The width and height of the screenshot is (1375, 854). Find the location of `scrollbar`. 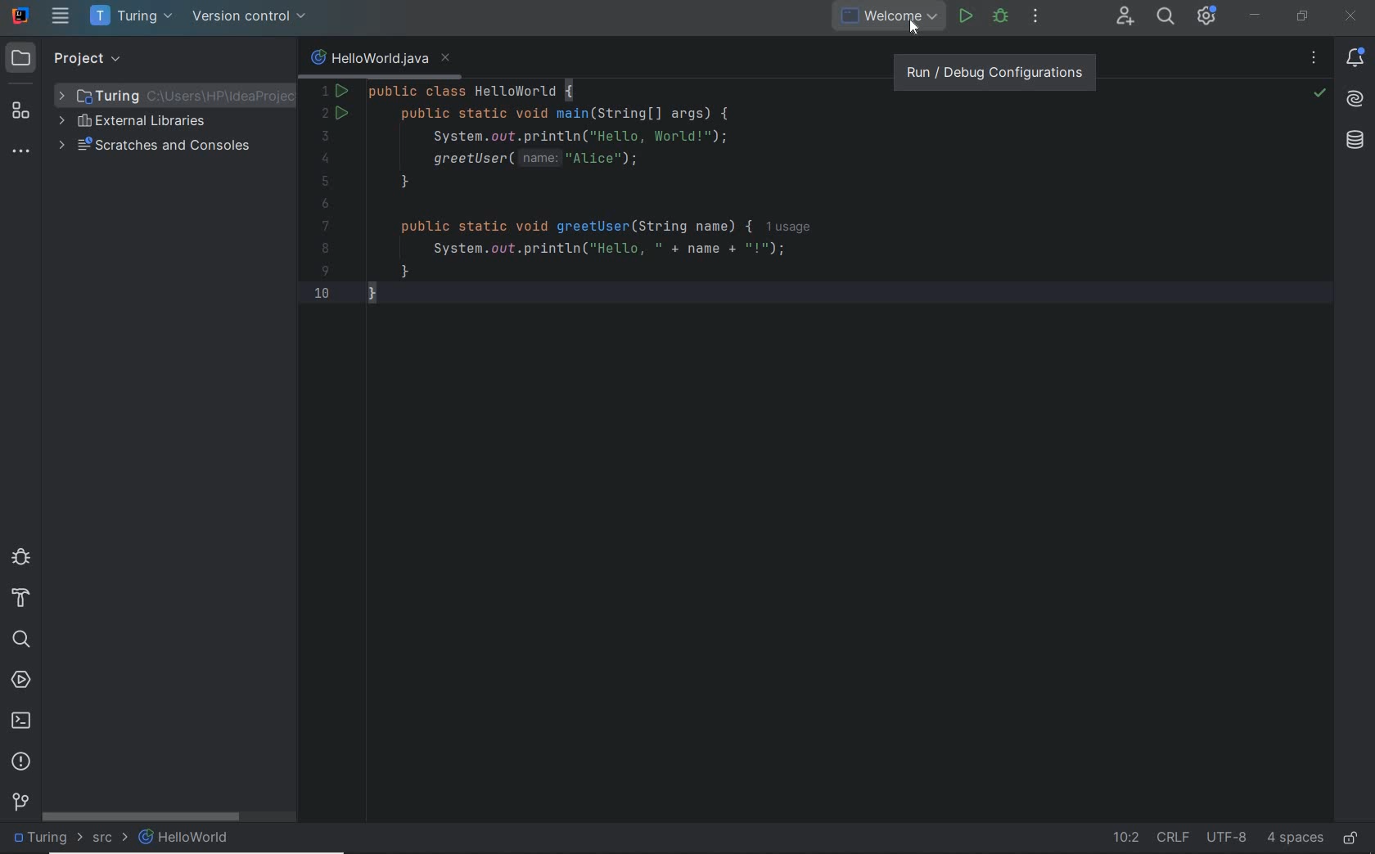

scrollbar is located at coordinates (142, 816).